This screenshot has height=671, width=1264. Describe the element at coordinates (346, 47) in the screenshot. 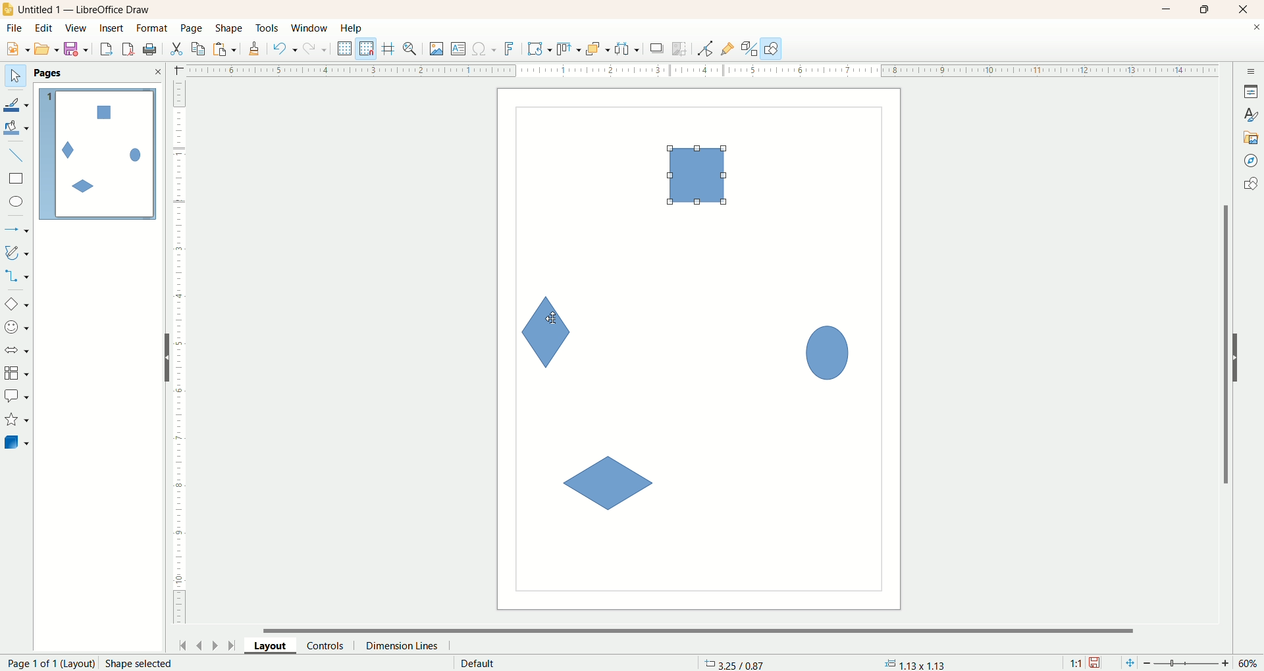

I see `display grid` at that location.